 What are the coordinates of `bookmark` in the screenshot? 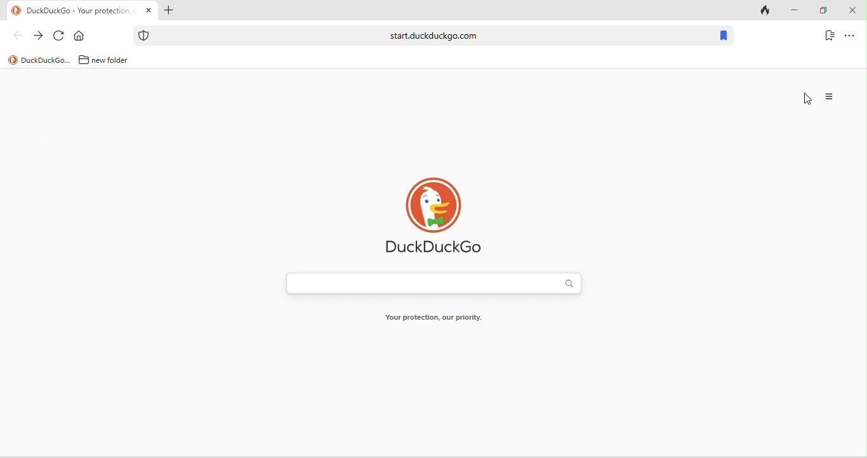 It's located at (828, 34).